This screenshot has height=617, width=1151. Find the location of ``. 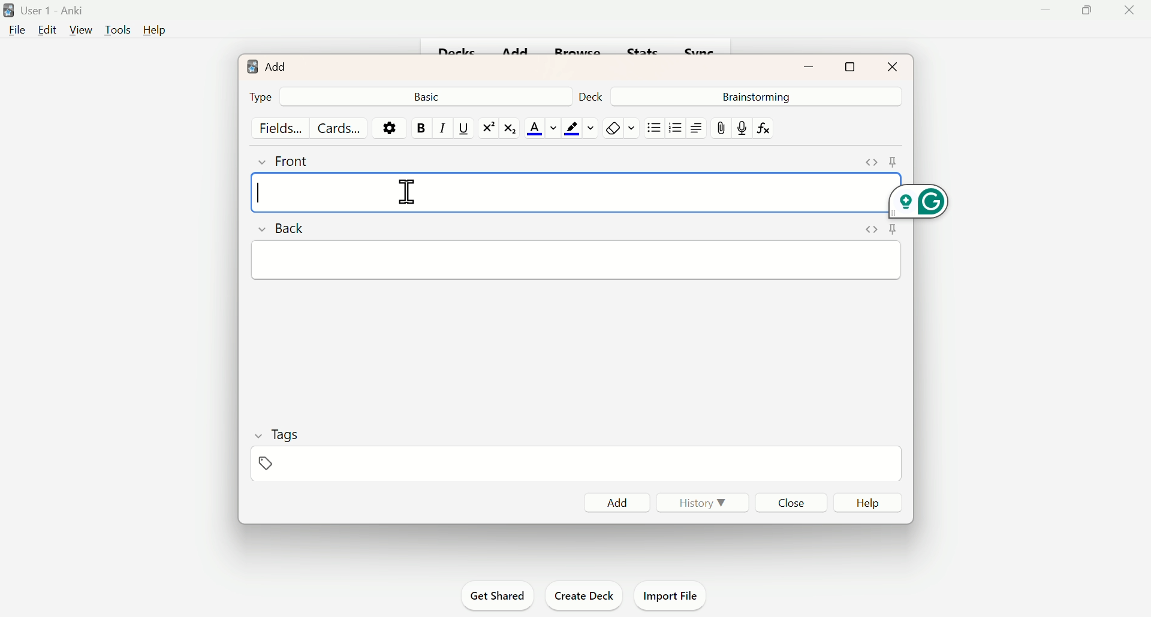

 is located at coordinates (634, 128).